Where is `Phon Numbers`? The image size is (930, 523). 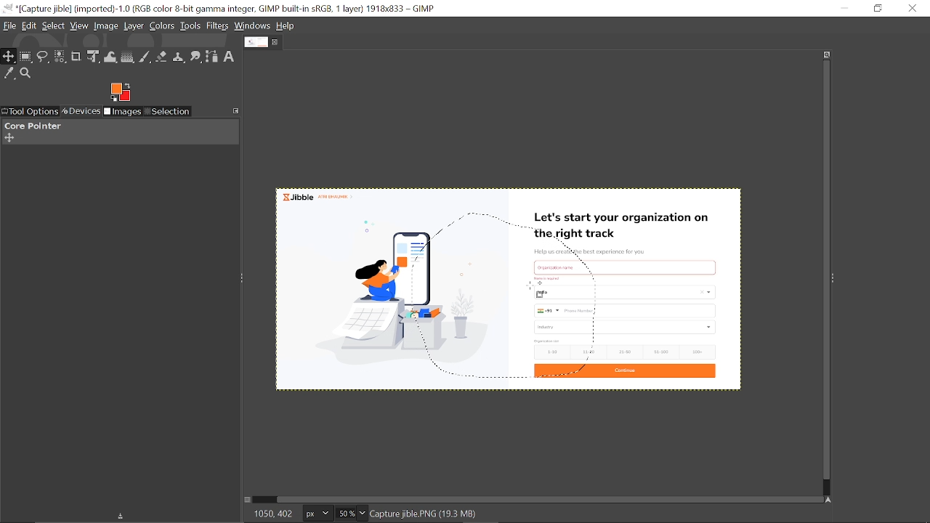
Phon Numbers is located at coordinates (626, 311).